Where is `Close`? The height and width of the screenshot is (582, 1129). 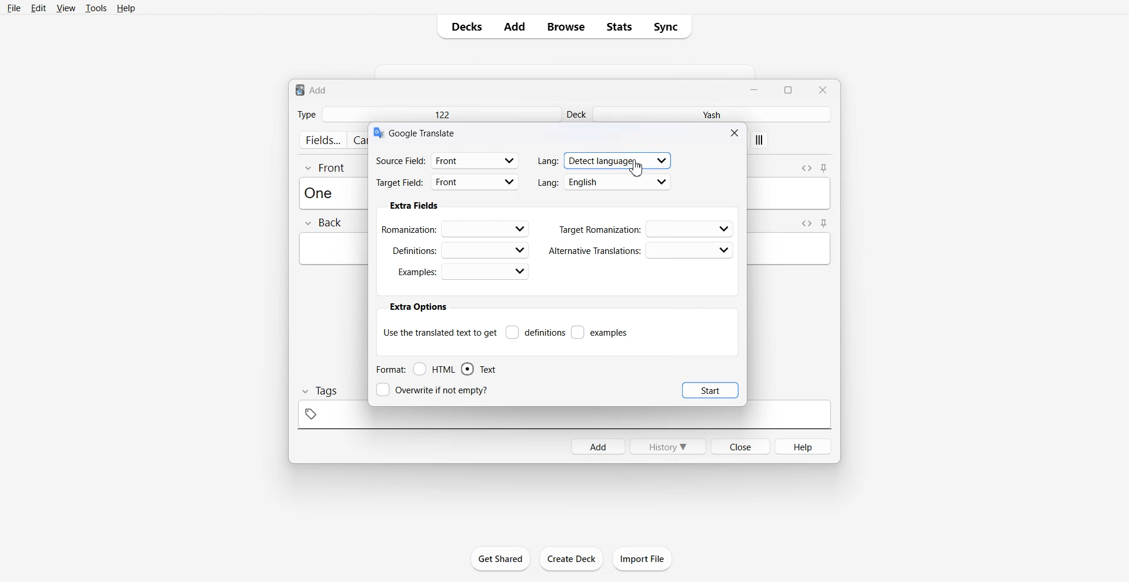 Close is located at coordinates (822, 89).